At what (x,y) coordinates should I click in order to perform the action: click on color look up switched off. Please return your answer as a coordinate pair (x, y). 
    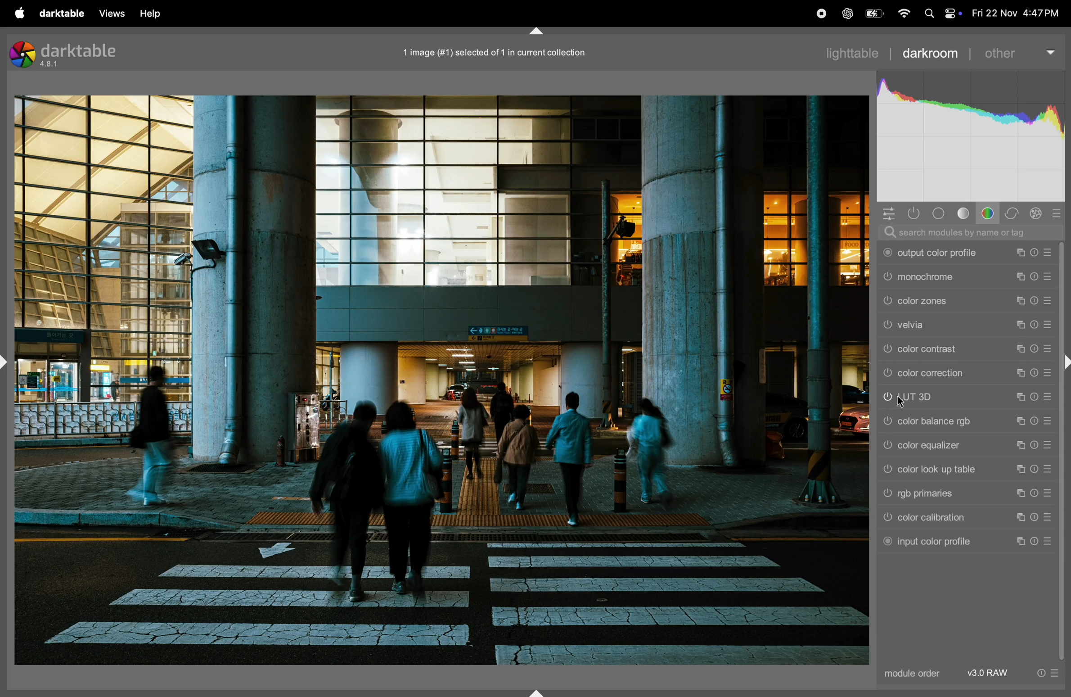
    Looking at the image, I should click on (886, 470).